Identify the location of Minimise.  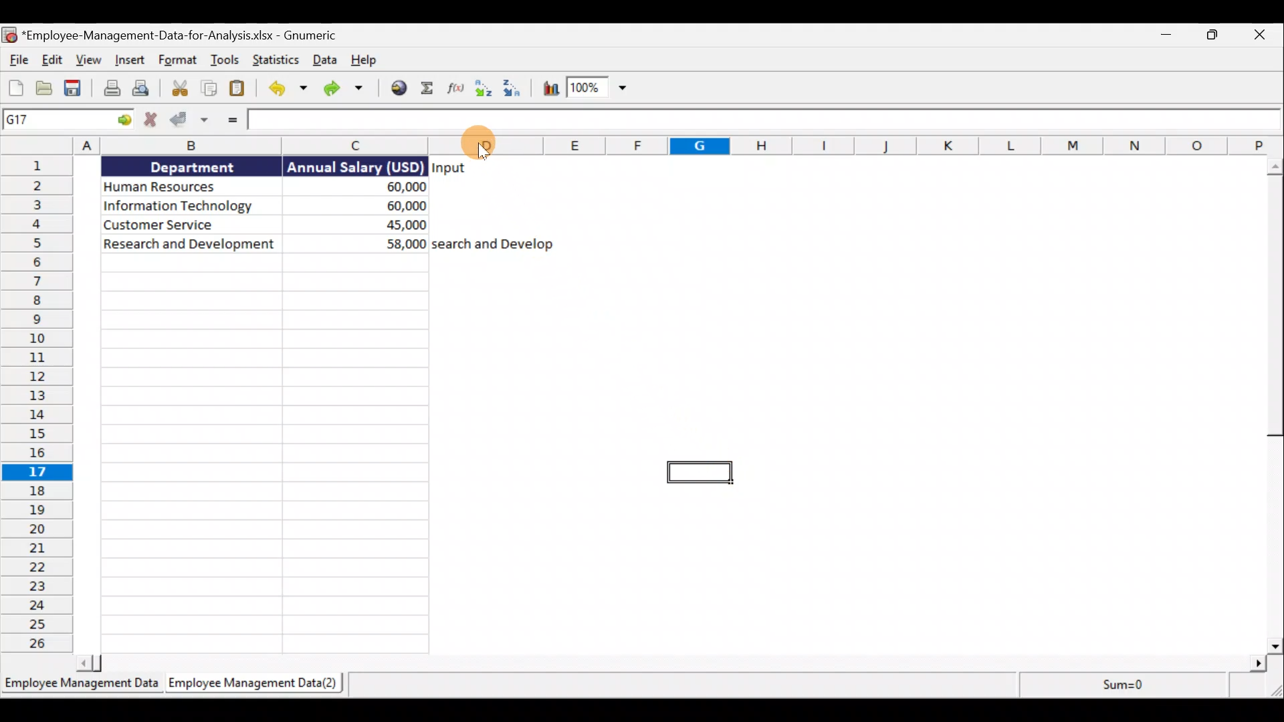
(1165, 35).